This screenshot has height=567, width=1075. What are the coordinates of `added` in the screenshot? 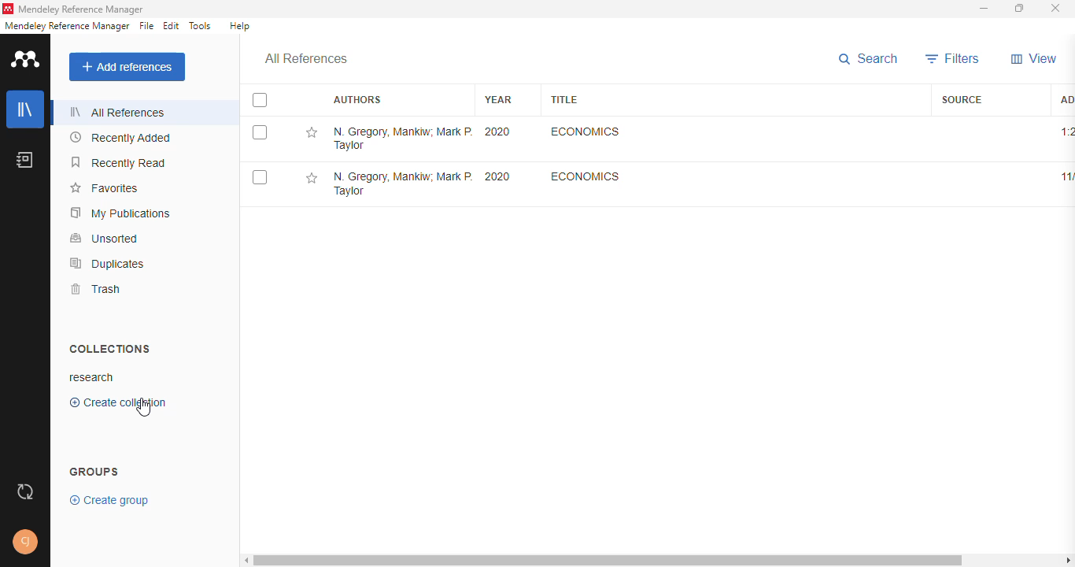 It's located at (1065, 98).